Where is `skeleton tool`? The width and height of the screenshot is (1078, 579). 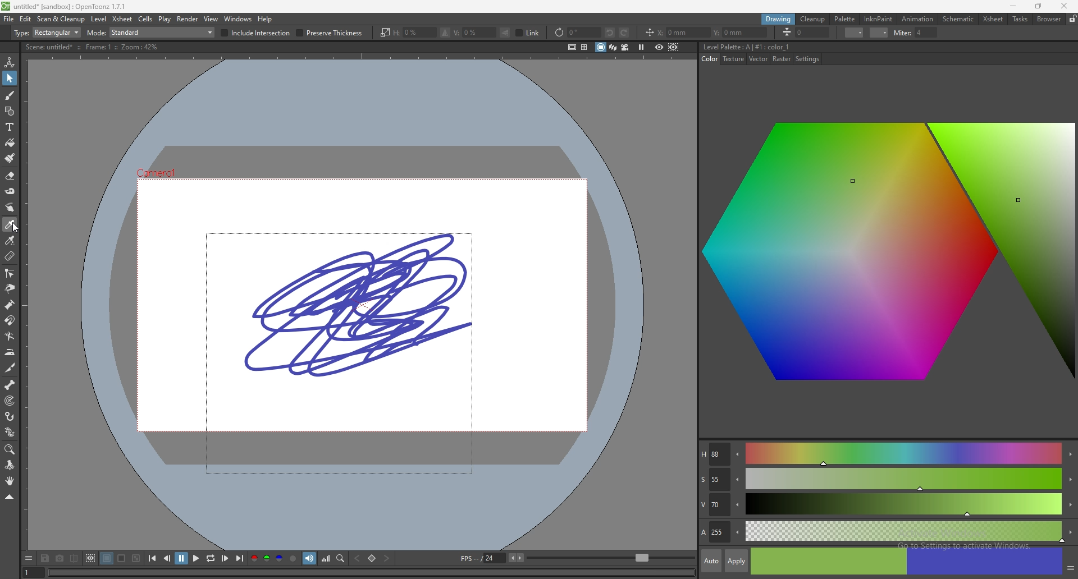
skeleton tool is located at coordinates (10, 384).